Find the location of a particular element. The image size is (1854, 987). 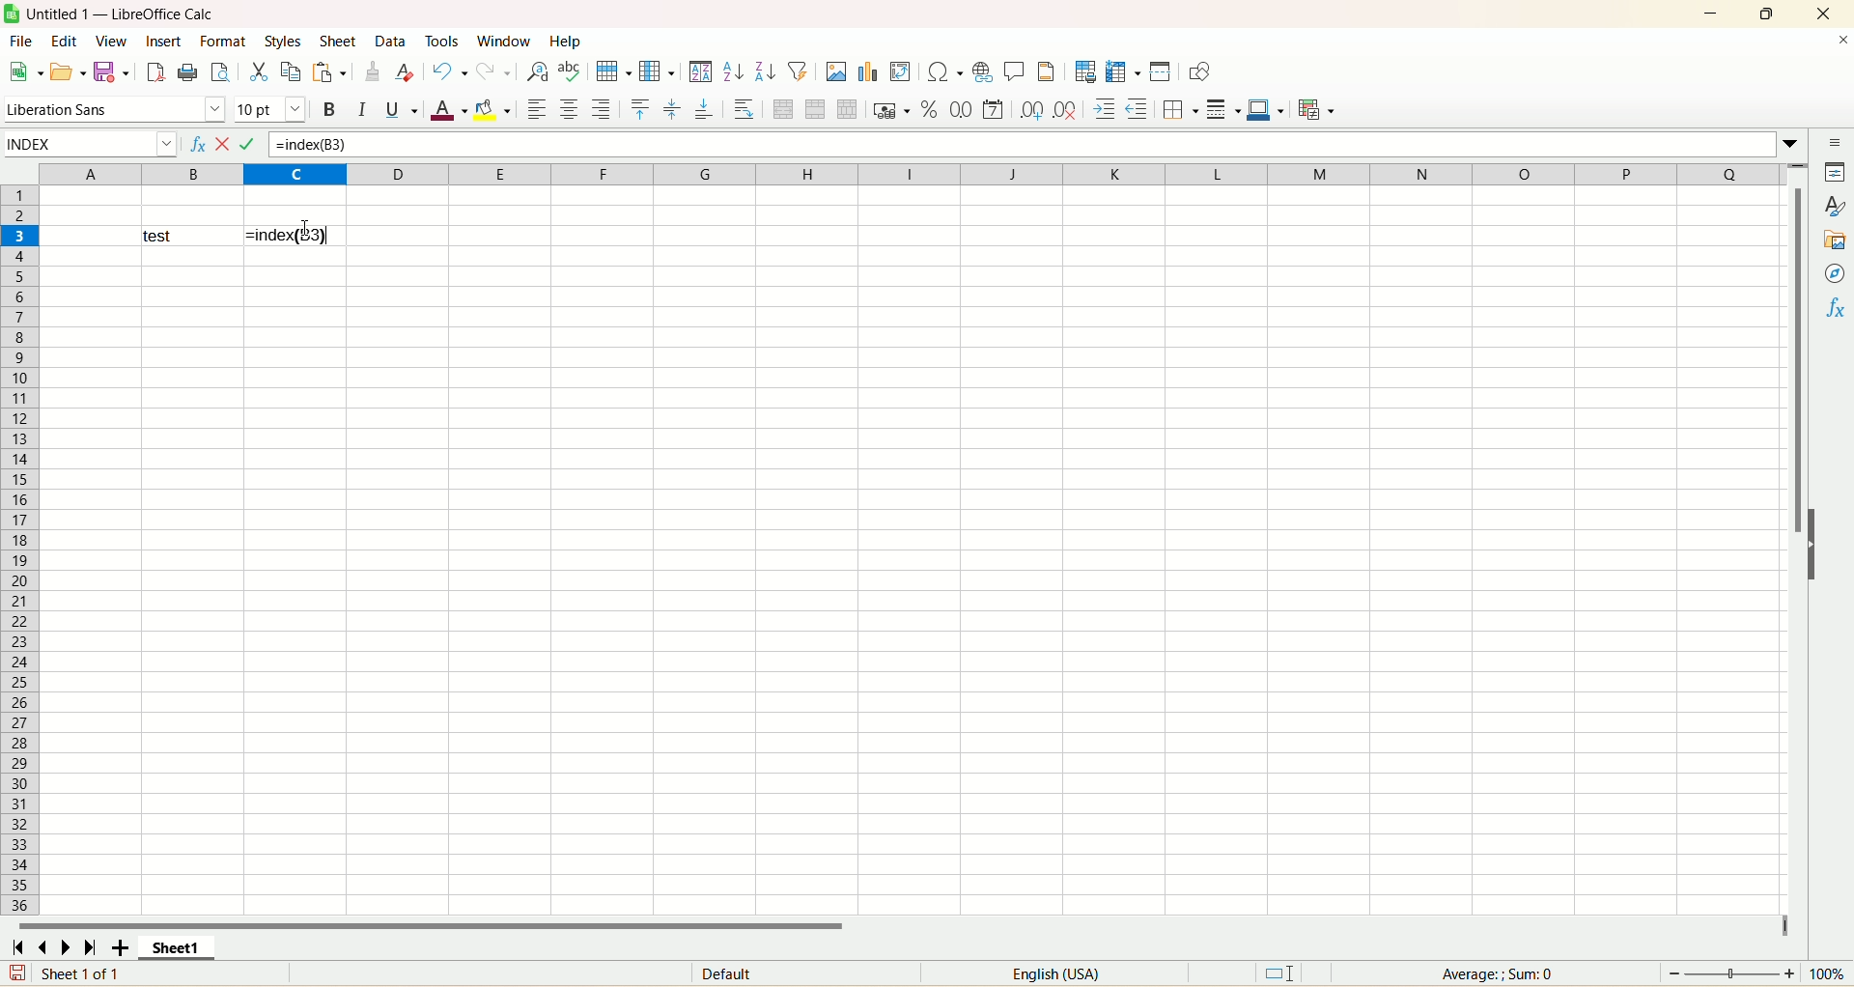

define print area is located at coordinates (1085, 71).